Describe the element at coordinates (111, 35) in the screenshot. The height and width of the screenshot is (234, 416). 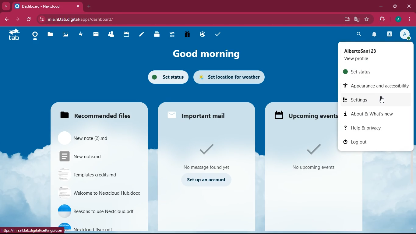
I see `Contacts` at that location.